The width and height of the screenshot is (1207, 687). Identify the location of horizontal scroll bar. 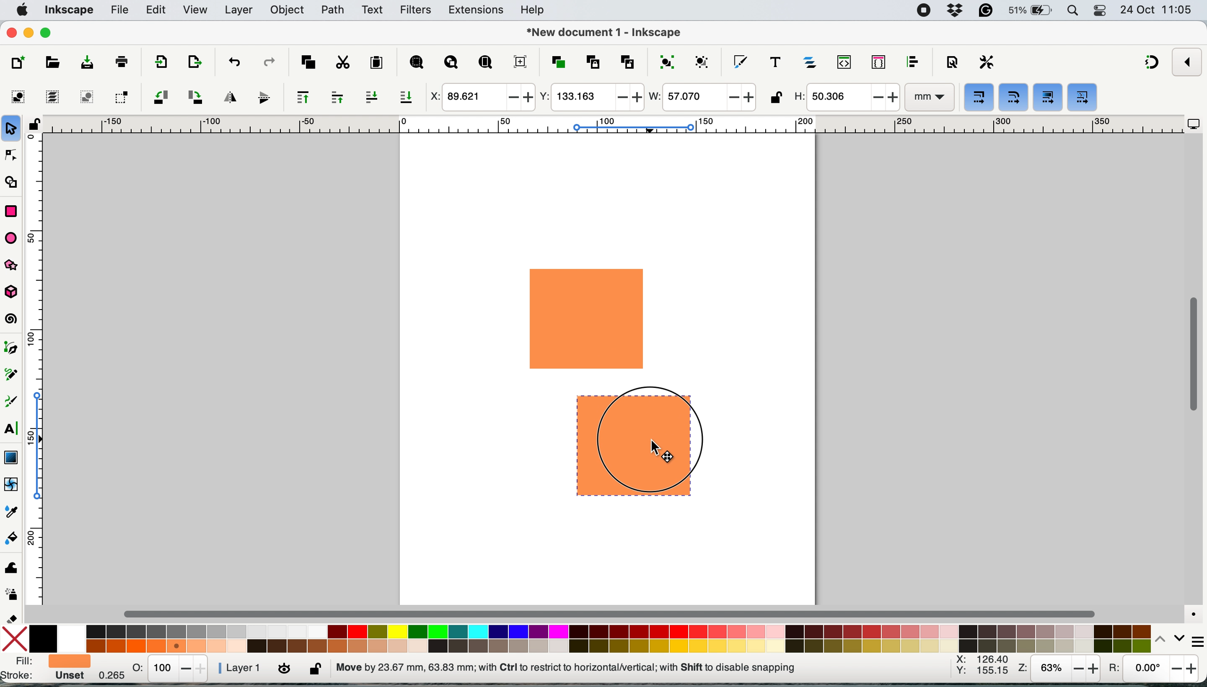
(612, 613).